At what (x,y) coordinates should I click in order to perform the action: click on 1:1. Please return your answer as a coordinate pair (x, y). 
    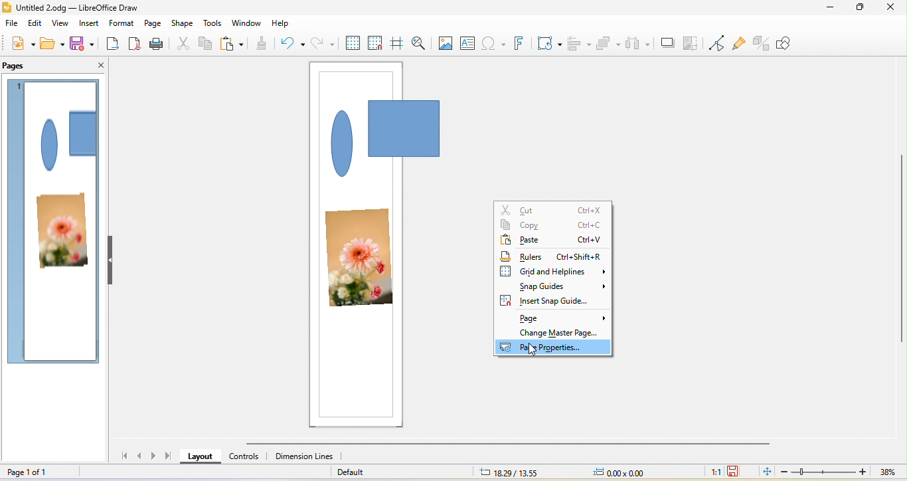
    Looking at the image, I should click on (713, 472).